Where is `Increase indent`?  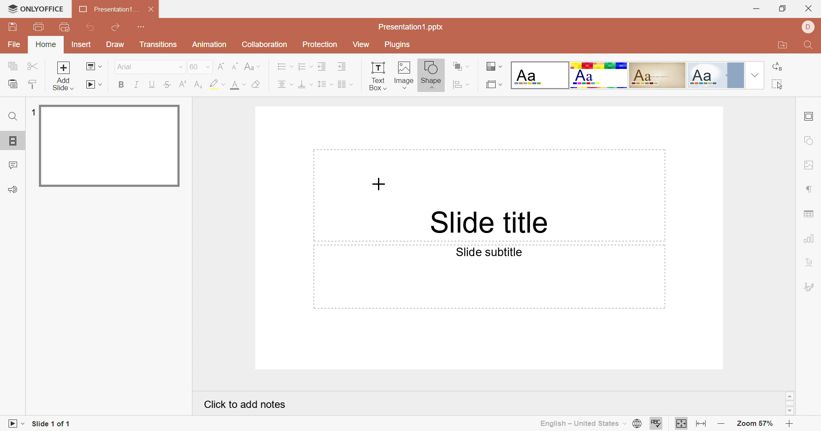 Increase indent is located at coordinates (343, 66).